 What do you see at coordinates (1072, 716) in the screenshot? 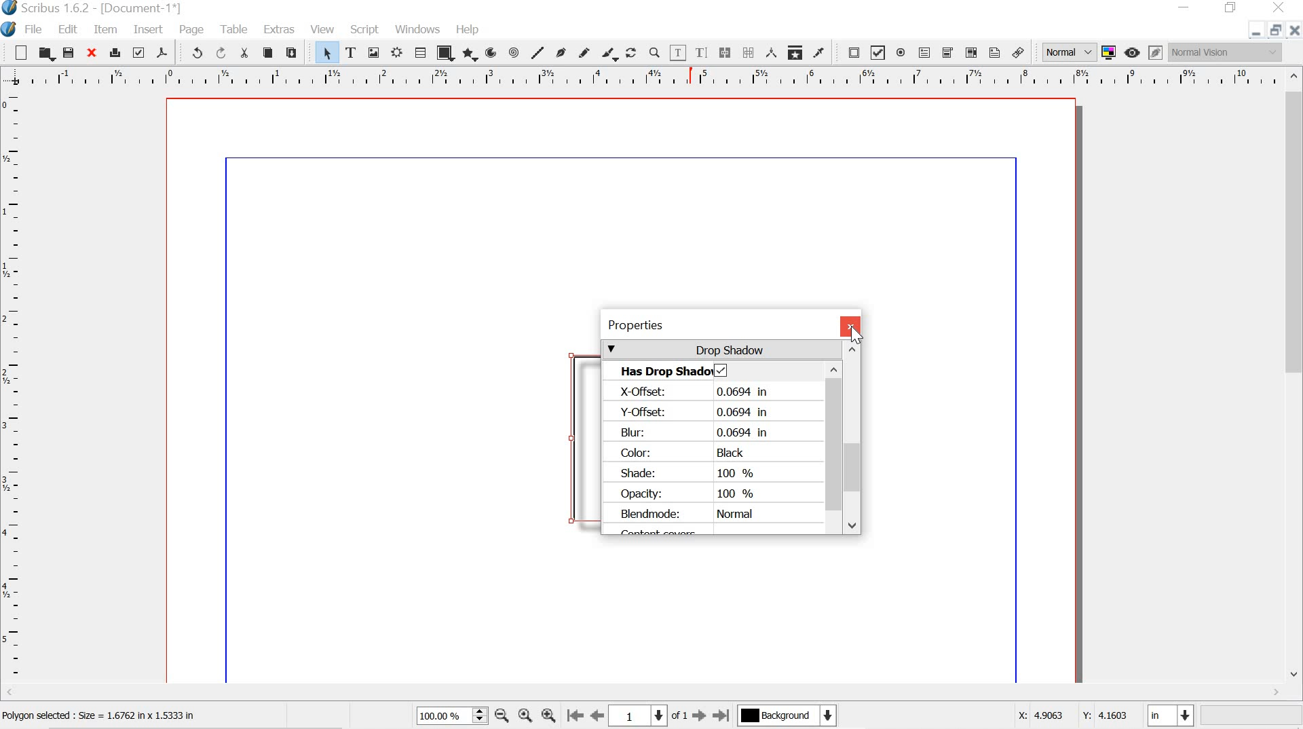
I see `X: 4.9063  Y:4.1603` at bounding box center [1072, 716].